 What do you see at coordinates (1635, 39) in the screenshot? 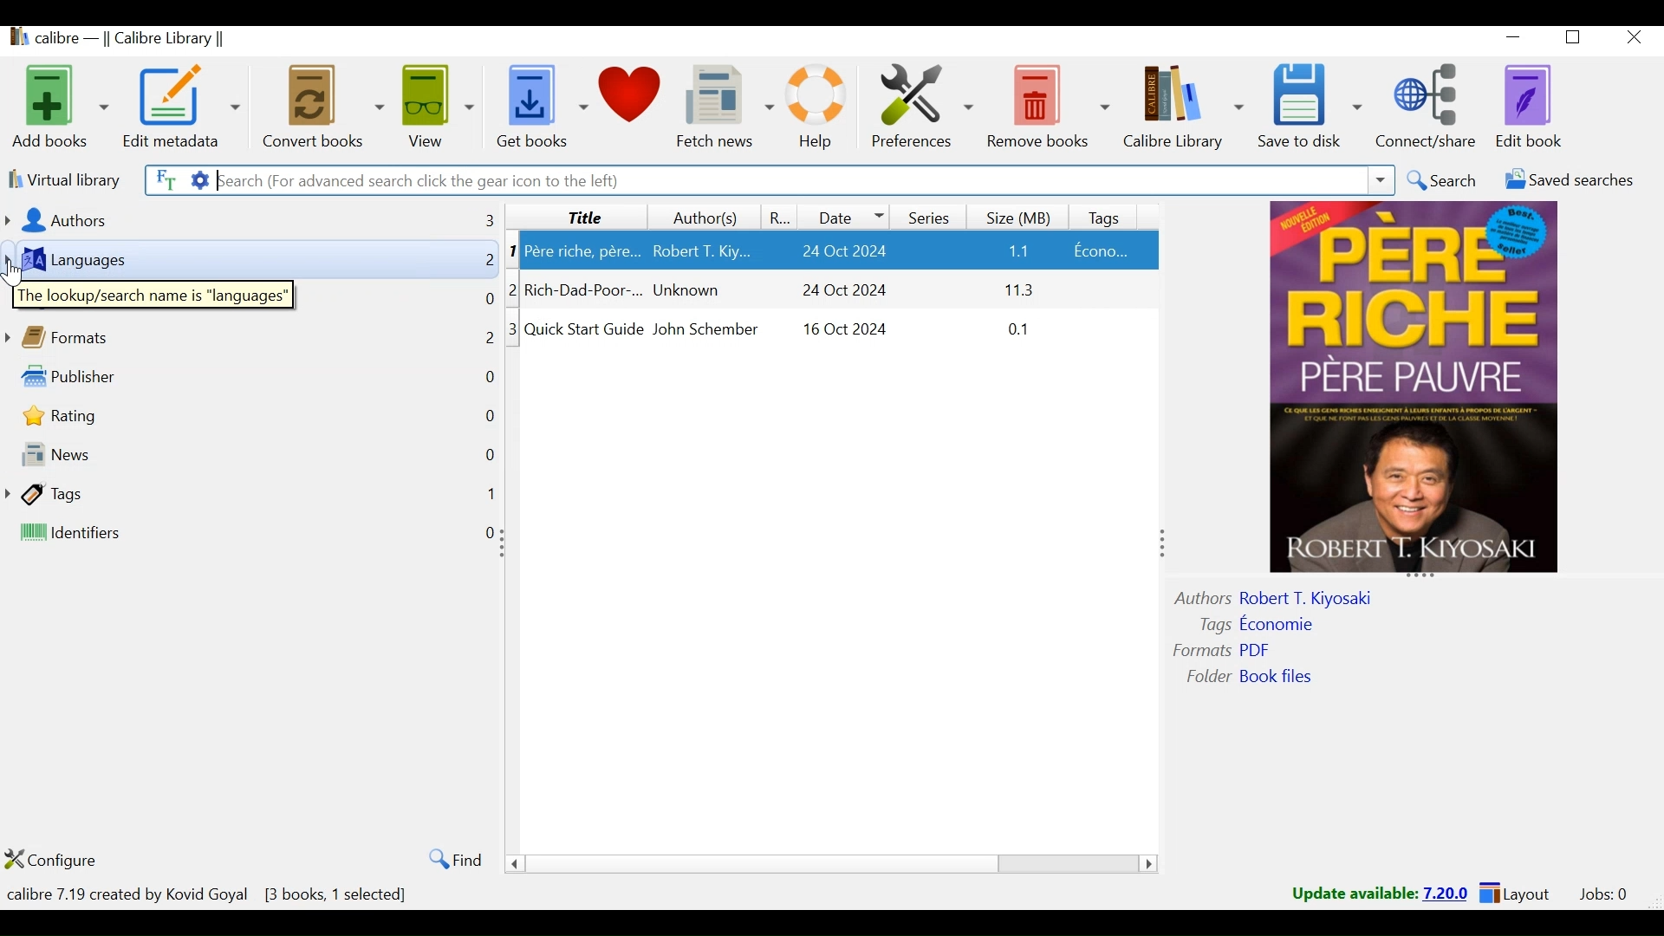
I see `Close` at bounding box center [1635, 39].